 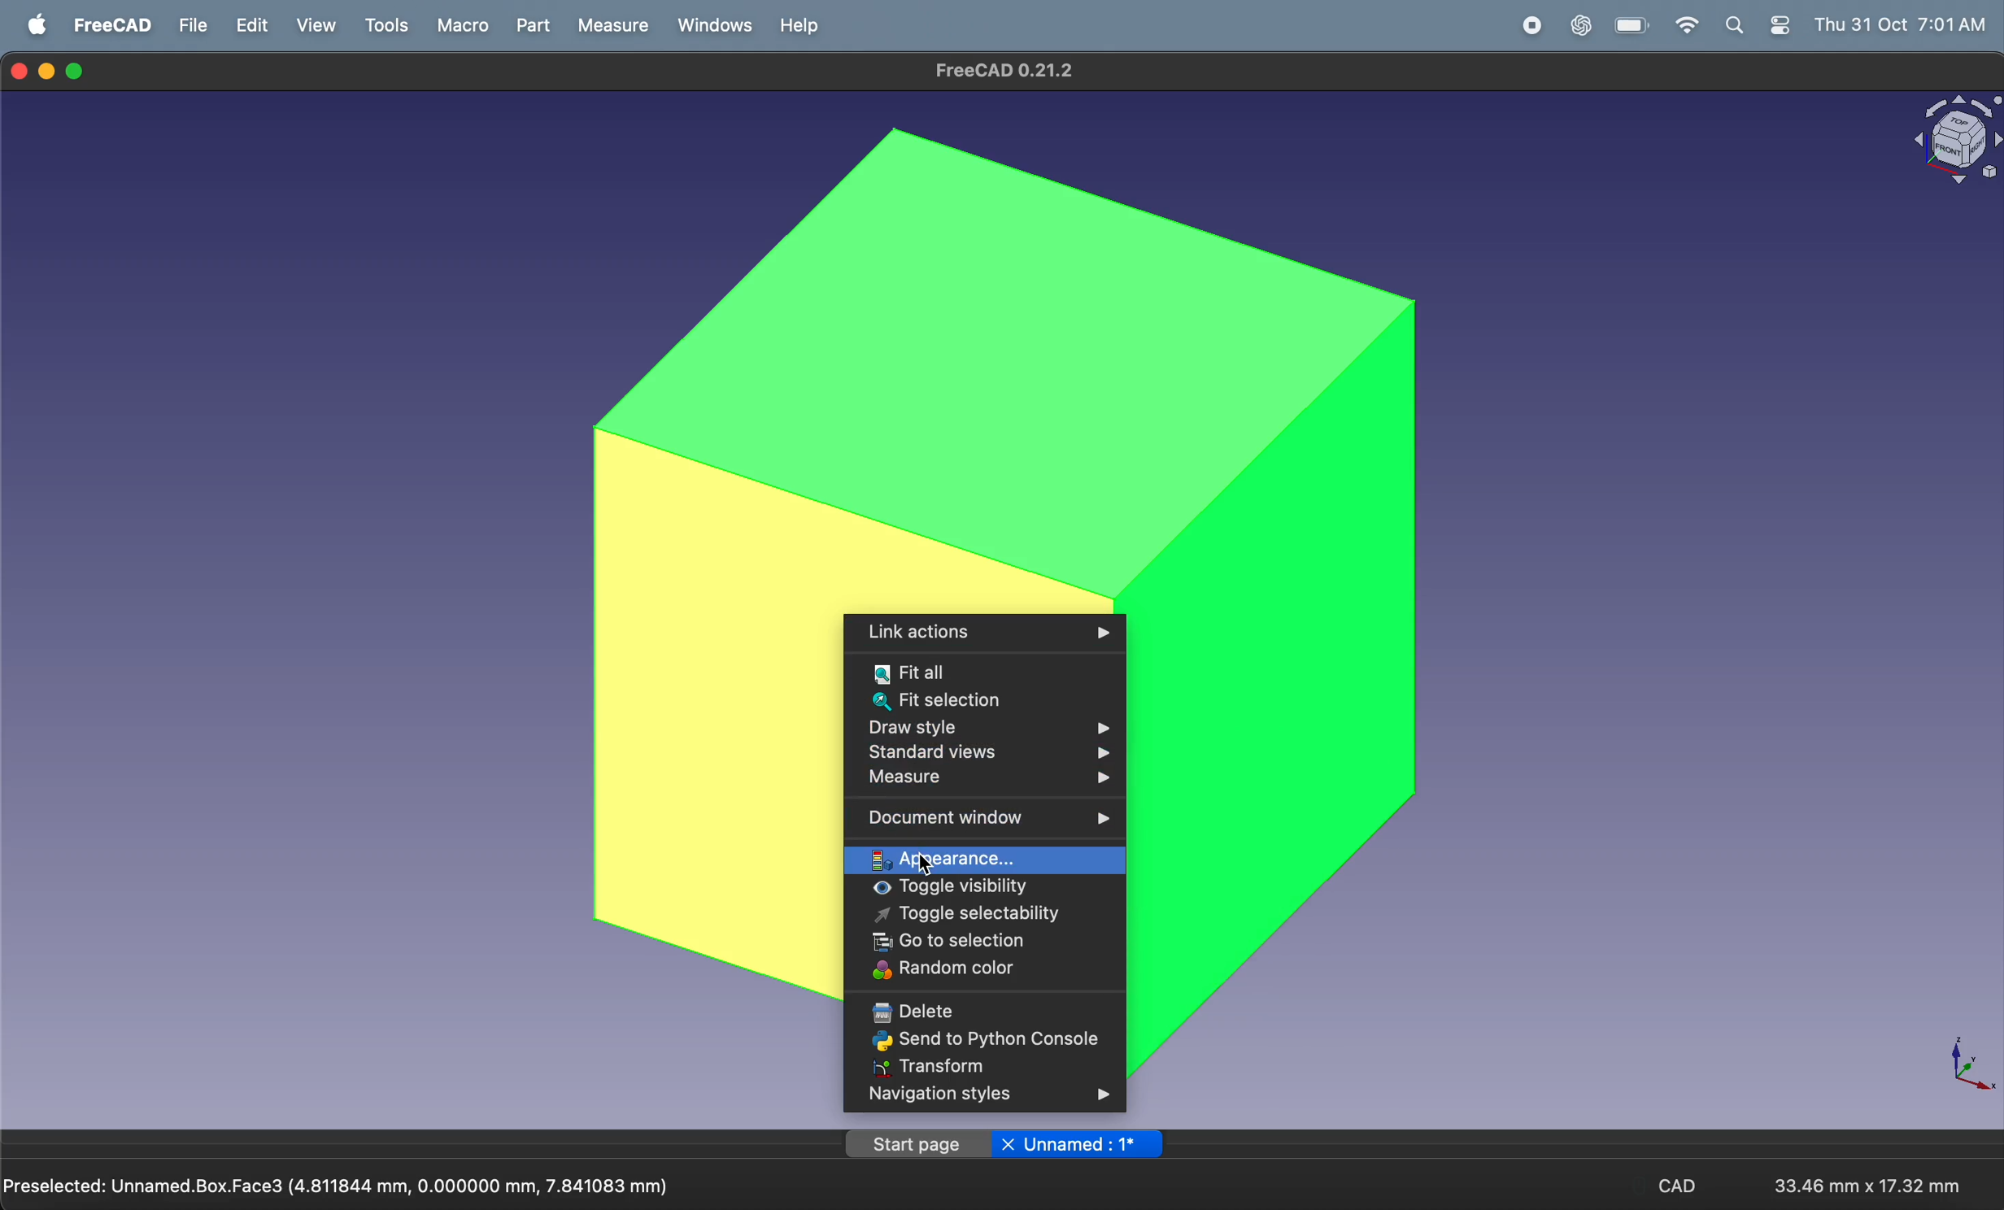 What do you see at coordinates (987, 1042) in the screenshot?
I see `send to python console` at bounding box center [987, 1042].